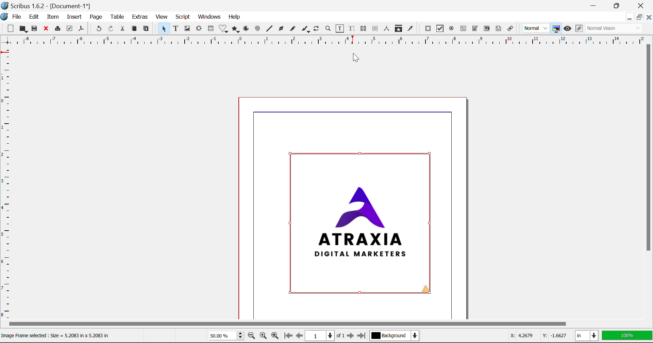  I want to click on Windows, so click(210, 16).